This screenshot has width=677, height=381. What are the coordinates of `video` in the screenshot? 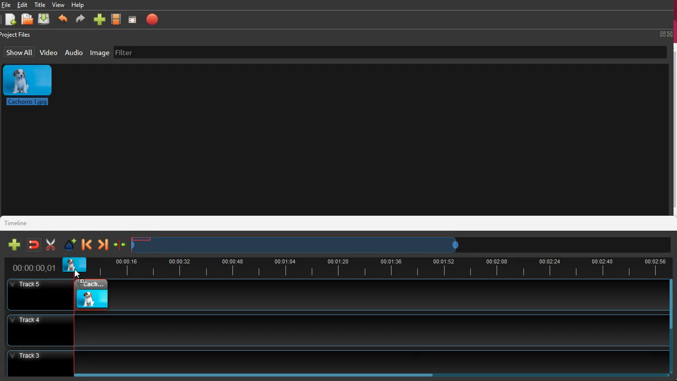 It's located at (91, 293).